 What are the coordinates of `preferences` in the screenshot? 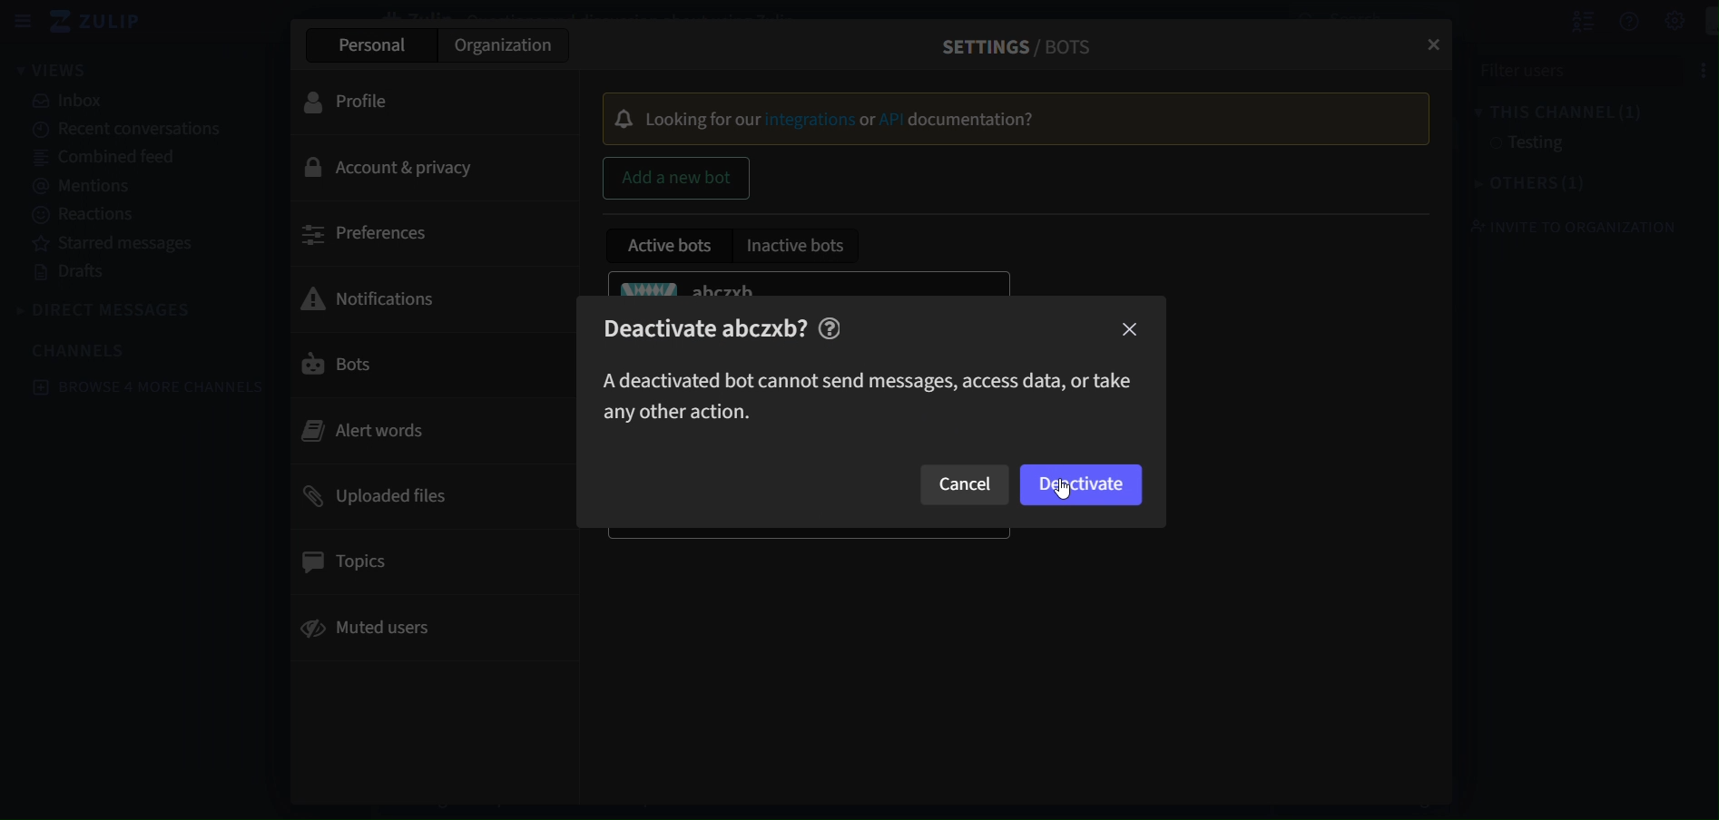 It's located at (374, 237).